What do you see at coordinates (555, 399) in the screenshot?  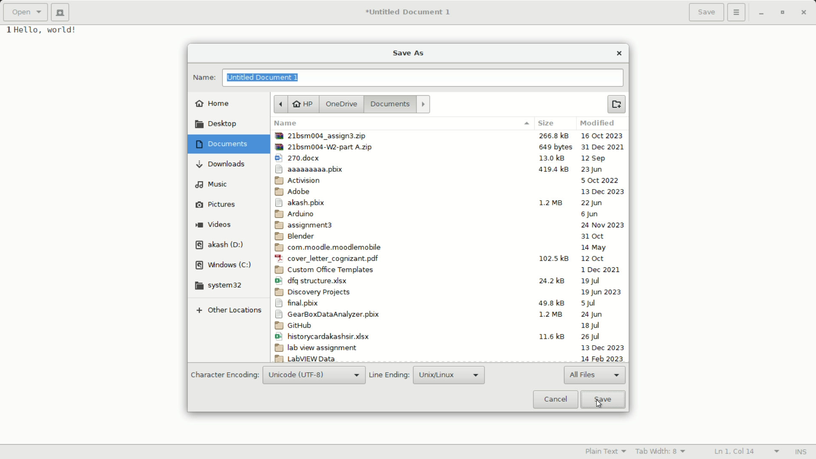 I see `cancel` at bounding box center [555, 399].